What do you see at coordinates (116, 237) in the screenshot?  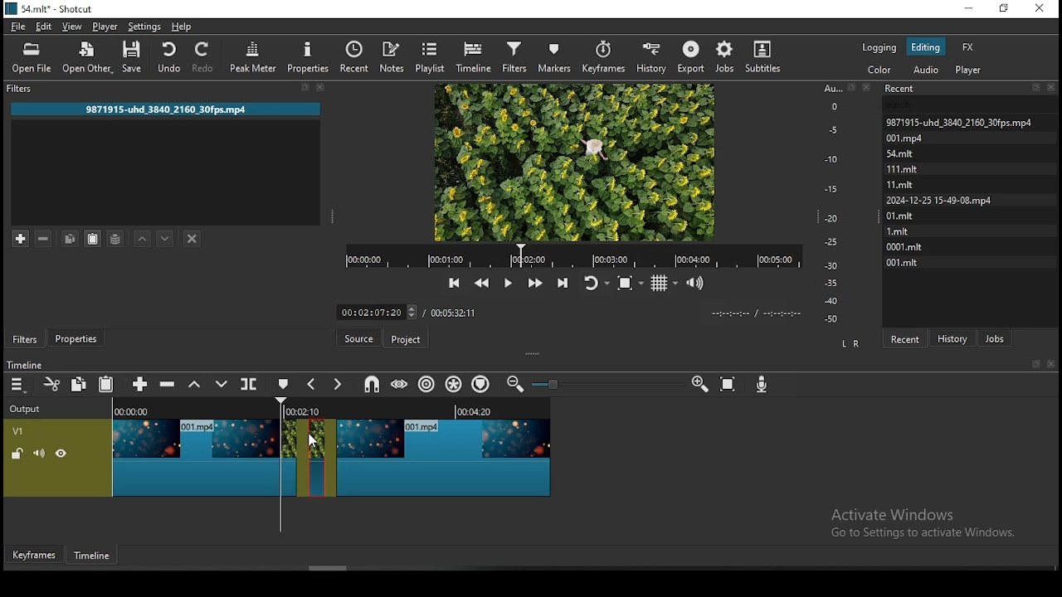 I see `save filter set` at bounding box center [116, 237].